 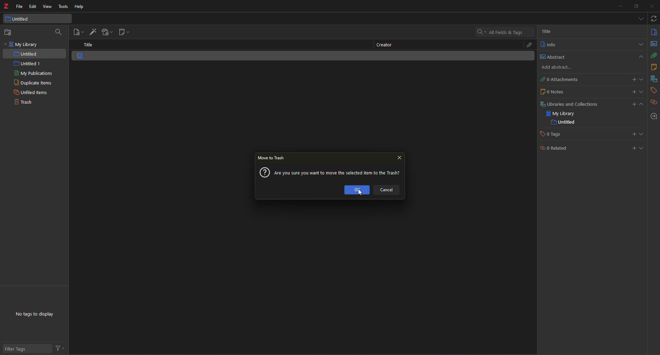 What do you see at coordinates (89, 44) in the screenshot?
I see `title` at bounding box center [89, 44].